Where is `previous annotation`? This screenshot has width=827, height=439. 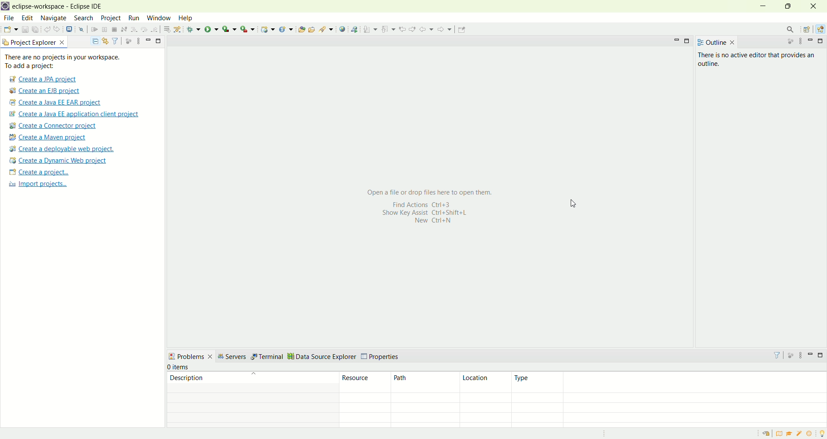
previous annotation is located at coordinates (386, 29).